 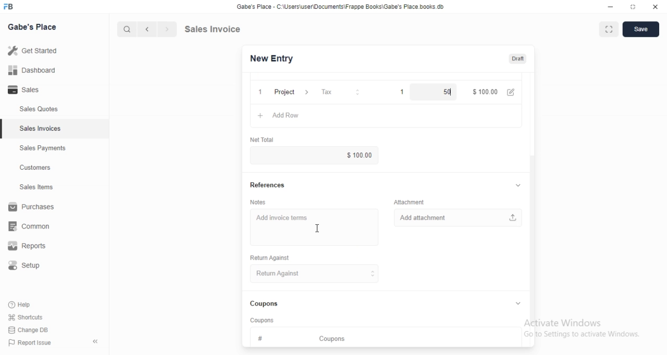 I want to click on References, so click(x=268, y=184).